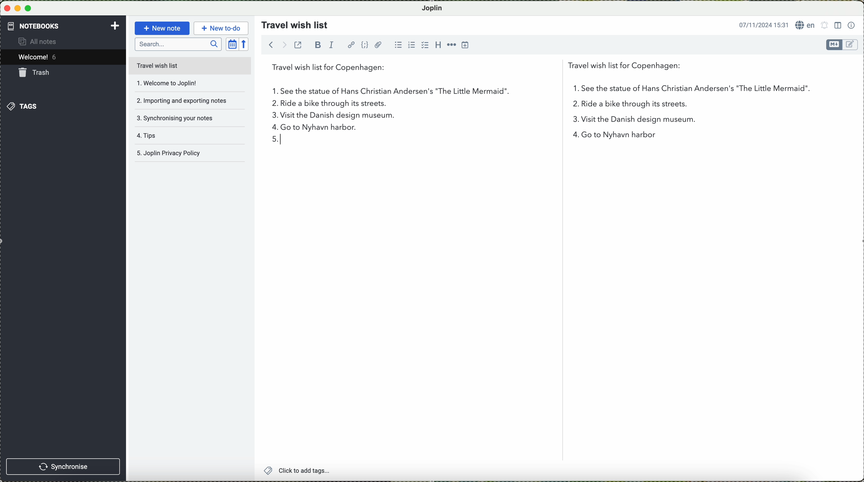 This screenshot has width=864, height=482. I want to click on 4 in list, so click(274, 128).